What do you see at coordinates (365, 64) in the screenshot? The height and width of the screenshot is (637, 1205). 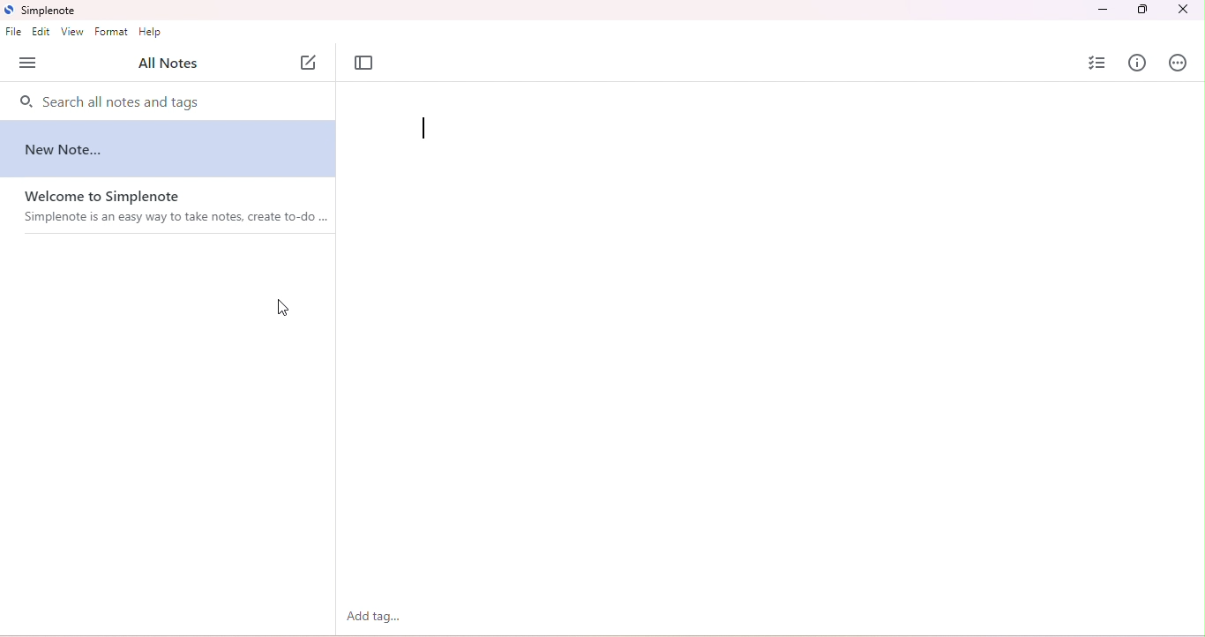 I see `toggle focus mode` at bounding box center [365, 64].